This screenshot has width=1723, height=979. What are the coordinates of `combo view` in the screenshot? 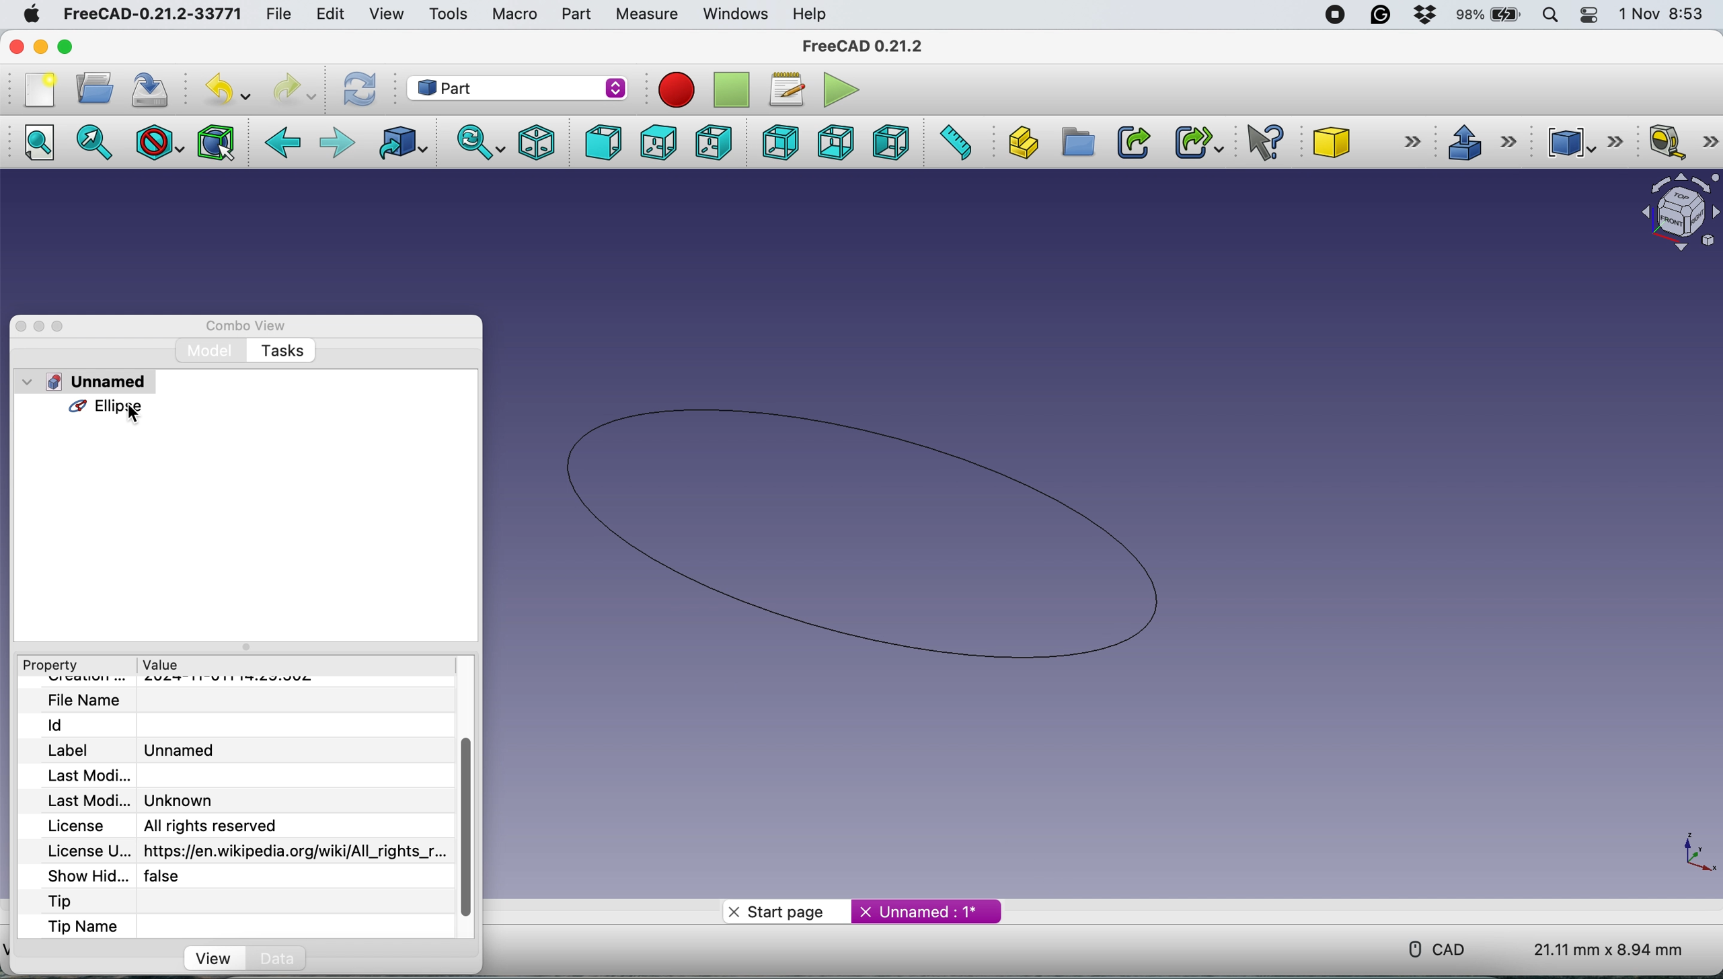 It's located at (245, 326).